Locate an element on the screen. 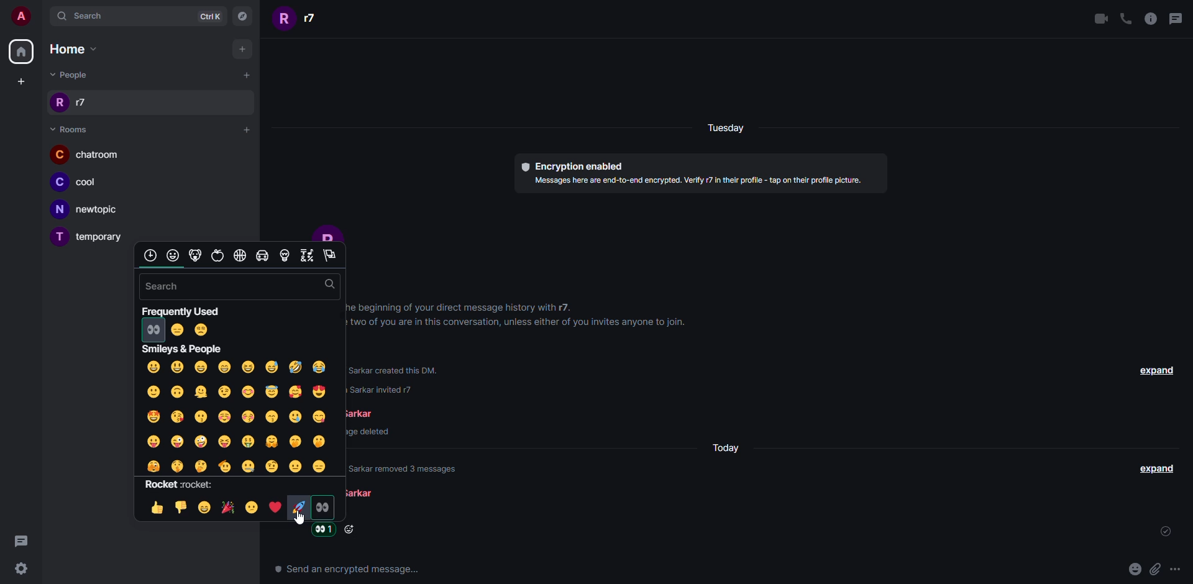 This screenshot has height=584, width=1193. day is located at coordinates (727, 447).